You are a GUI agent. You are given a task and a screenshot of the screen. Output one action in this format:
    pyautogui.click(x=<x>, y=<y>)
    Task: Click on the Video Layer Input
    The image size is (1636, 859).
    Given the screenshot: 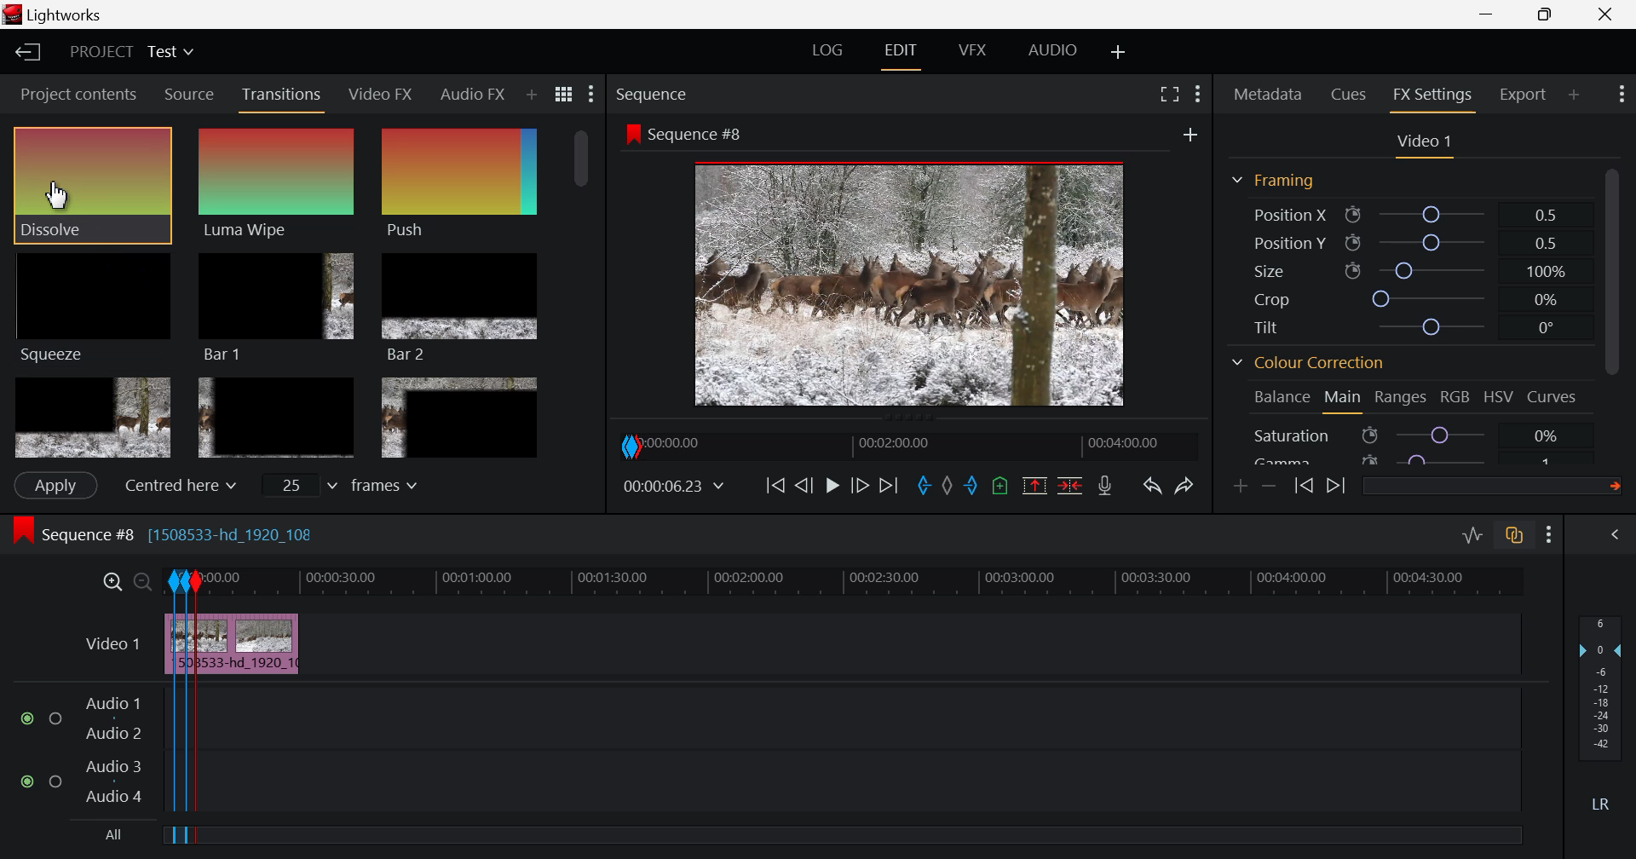 What is the action you would take?
    pyautogui.click(x=108, y=647)
    